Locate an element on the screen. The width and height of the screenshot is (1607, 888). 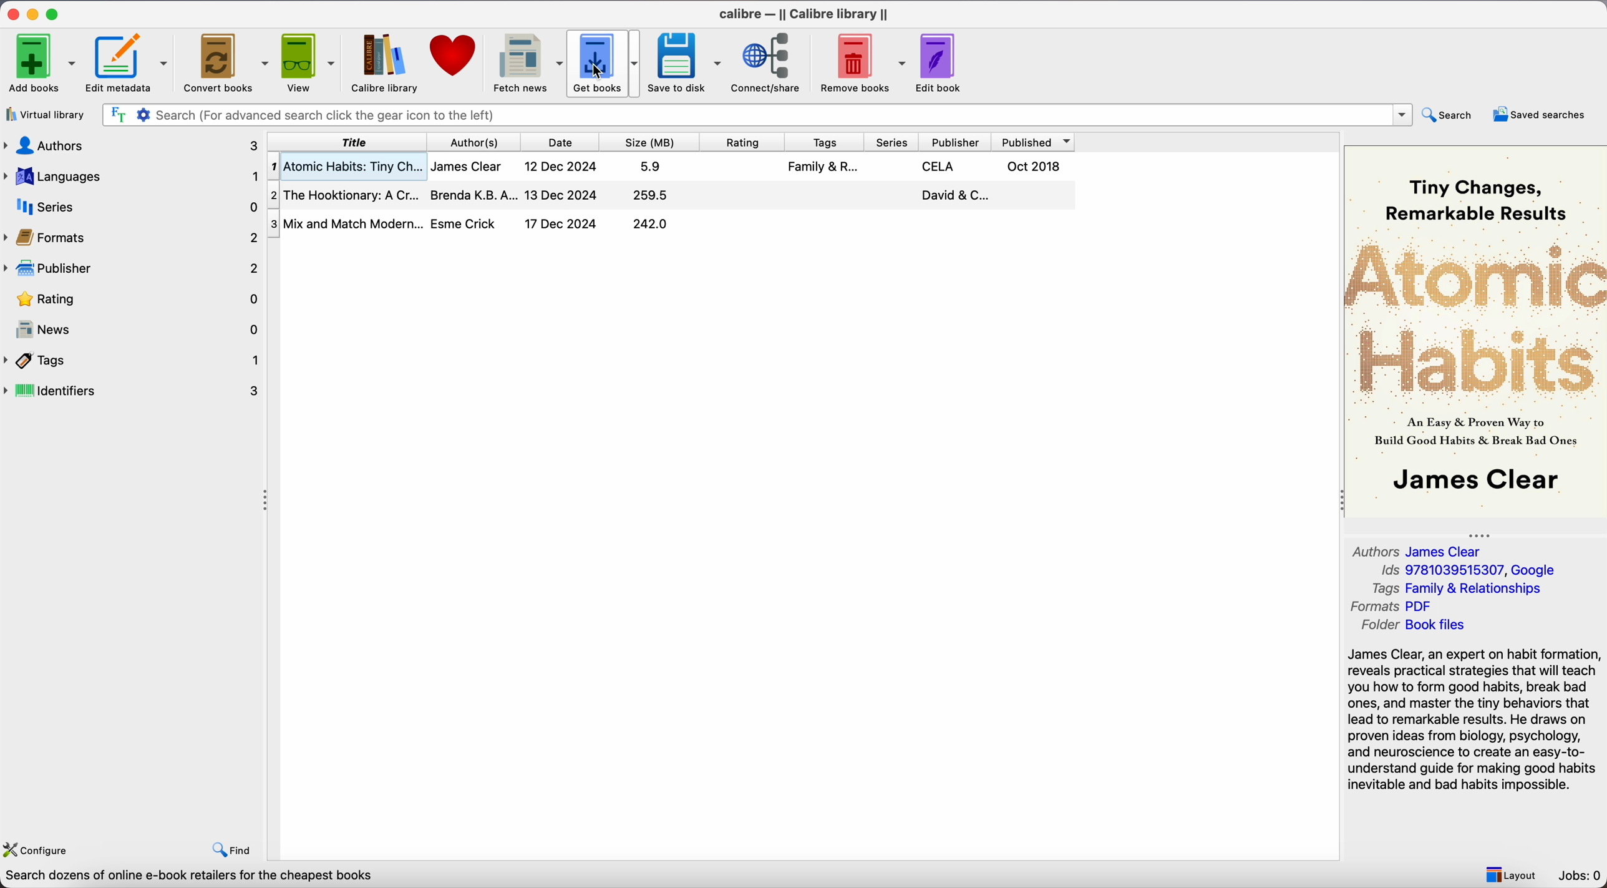
search is located at coordinates (1447, 115).